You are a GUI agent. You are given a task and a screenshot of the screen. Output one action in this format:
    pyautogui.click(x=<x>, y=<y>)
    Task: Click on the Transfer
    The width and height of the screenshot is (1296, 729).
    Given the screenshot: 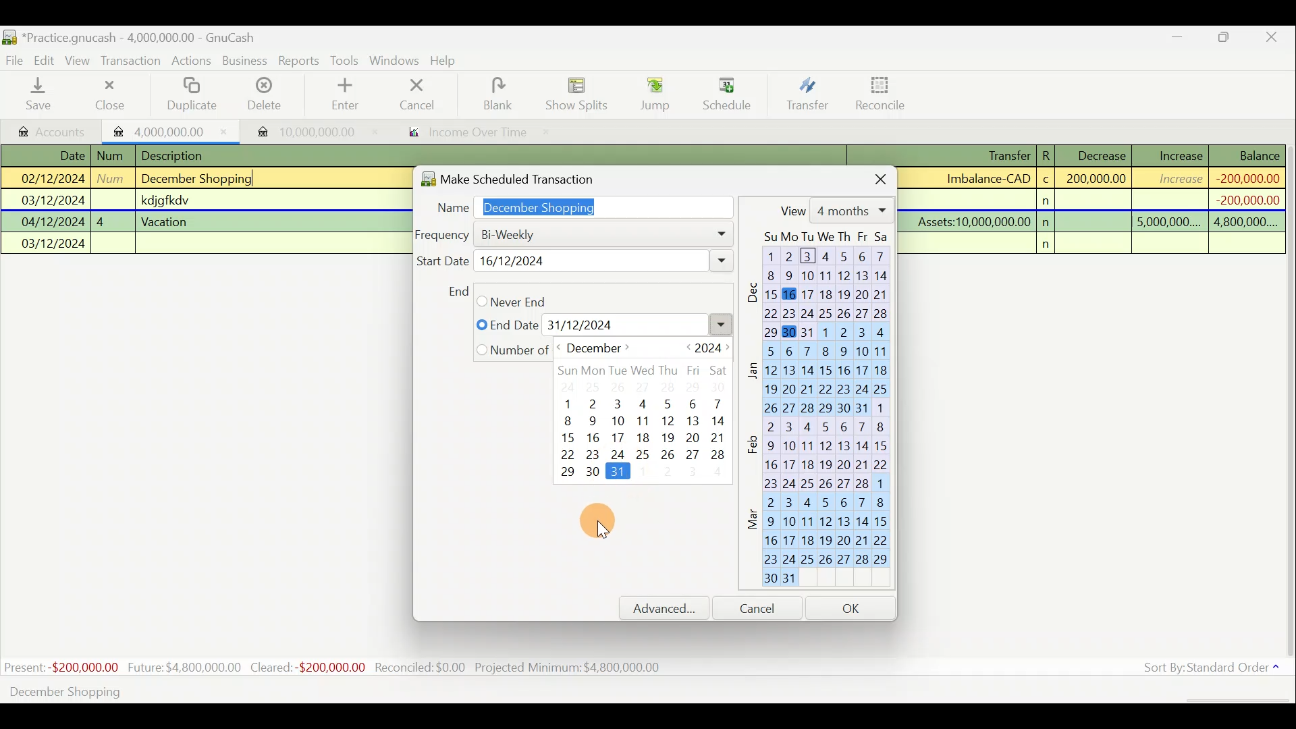 What is the action you would take?
    pyautogui.click(x=807, y=93)
    